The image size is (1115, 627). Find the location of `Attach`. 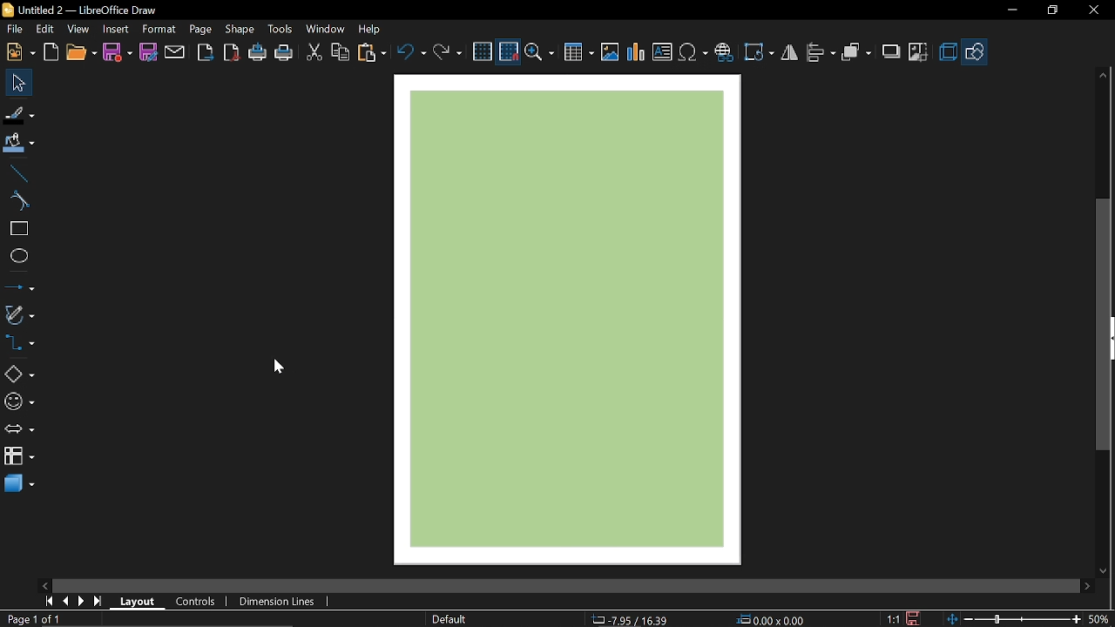

Attach is located at coordinates (176, 51).